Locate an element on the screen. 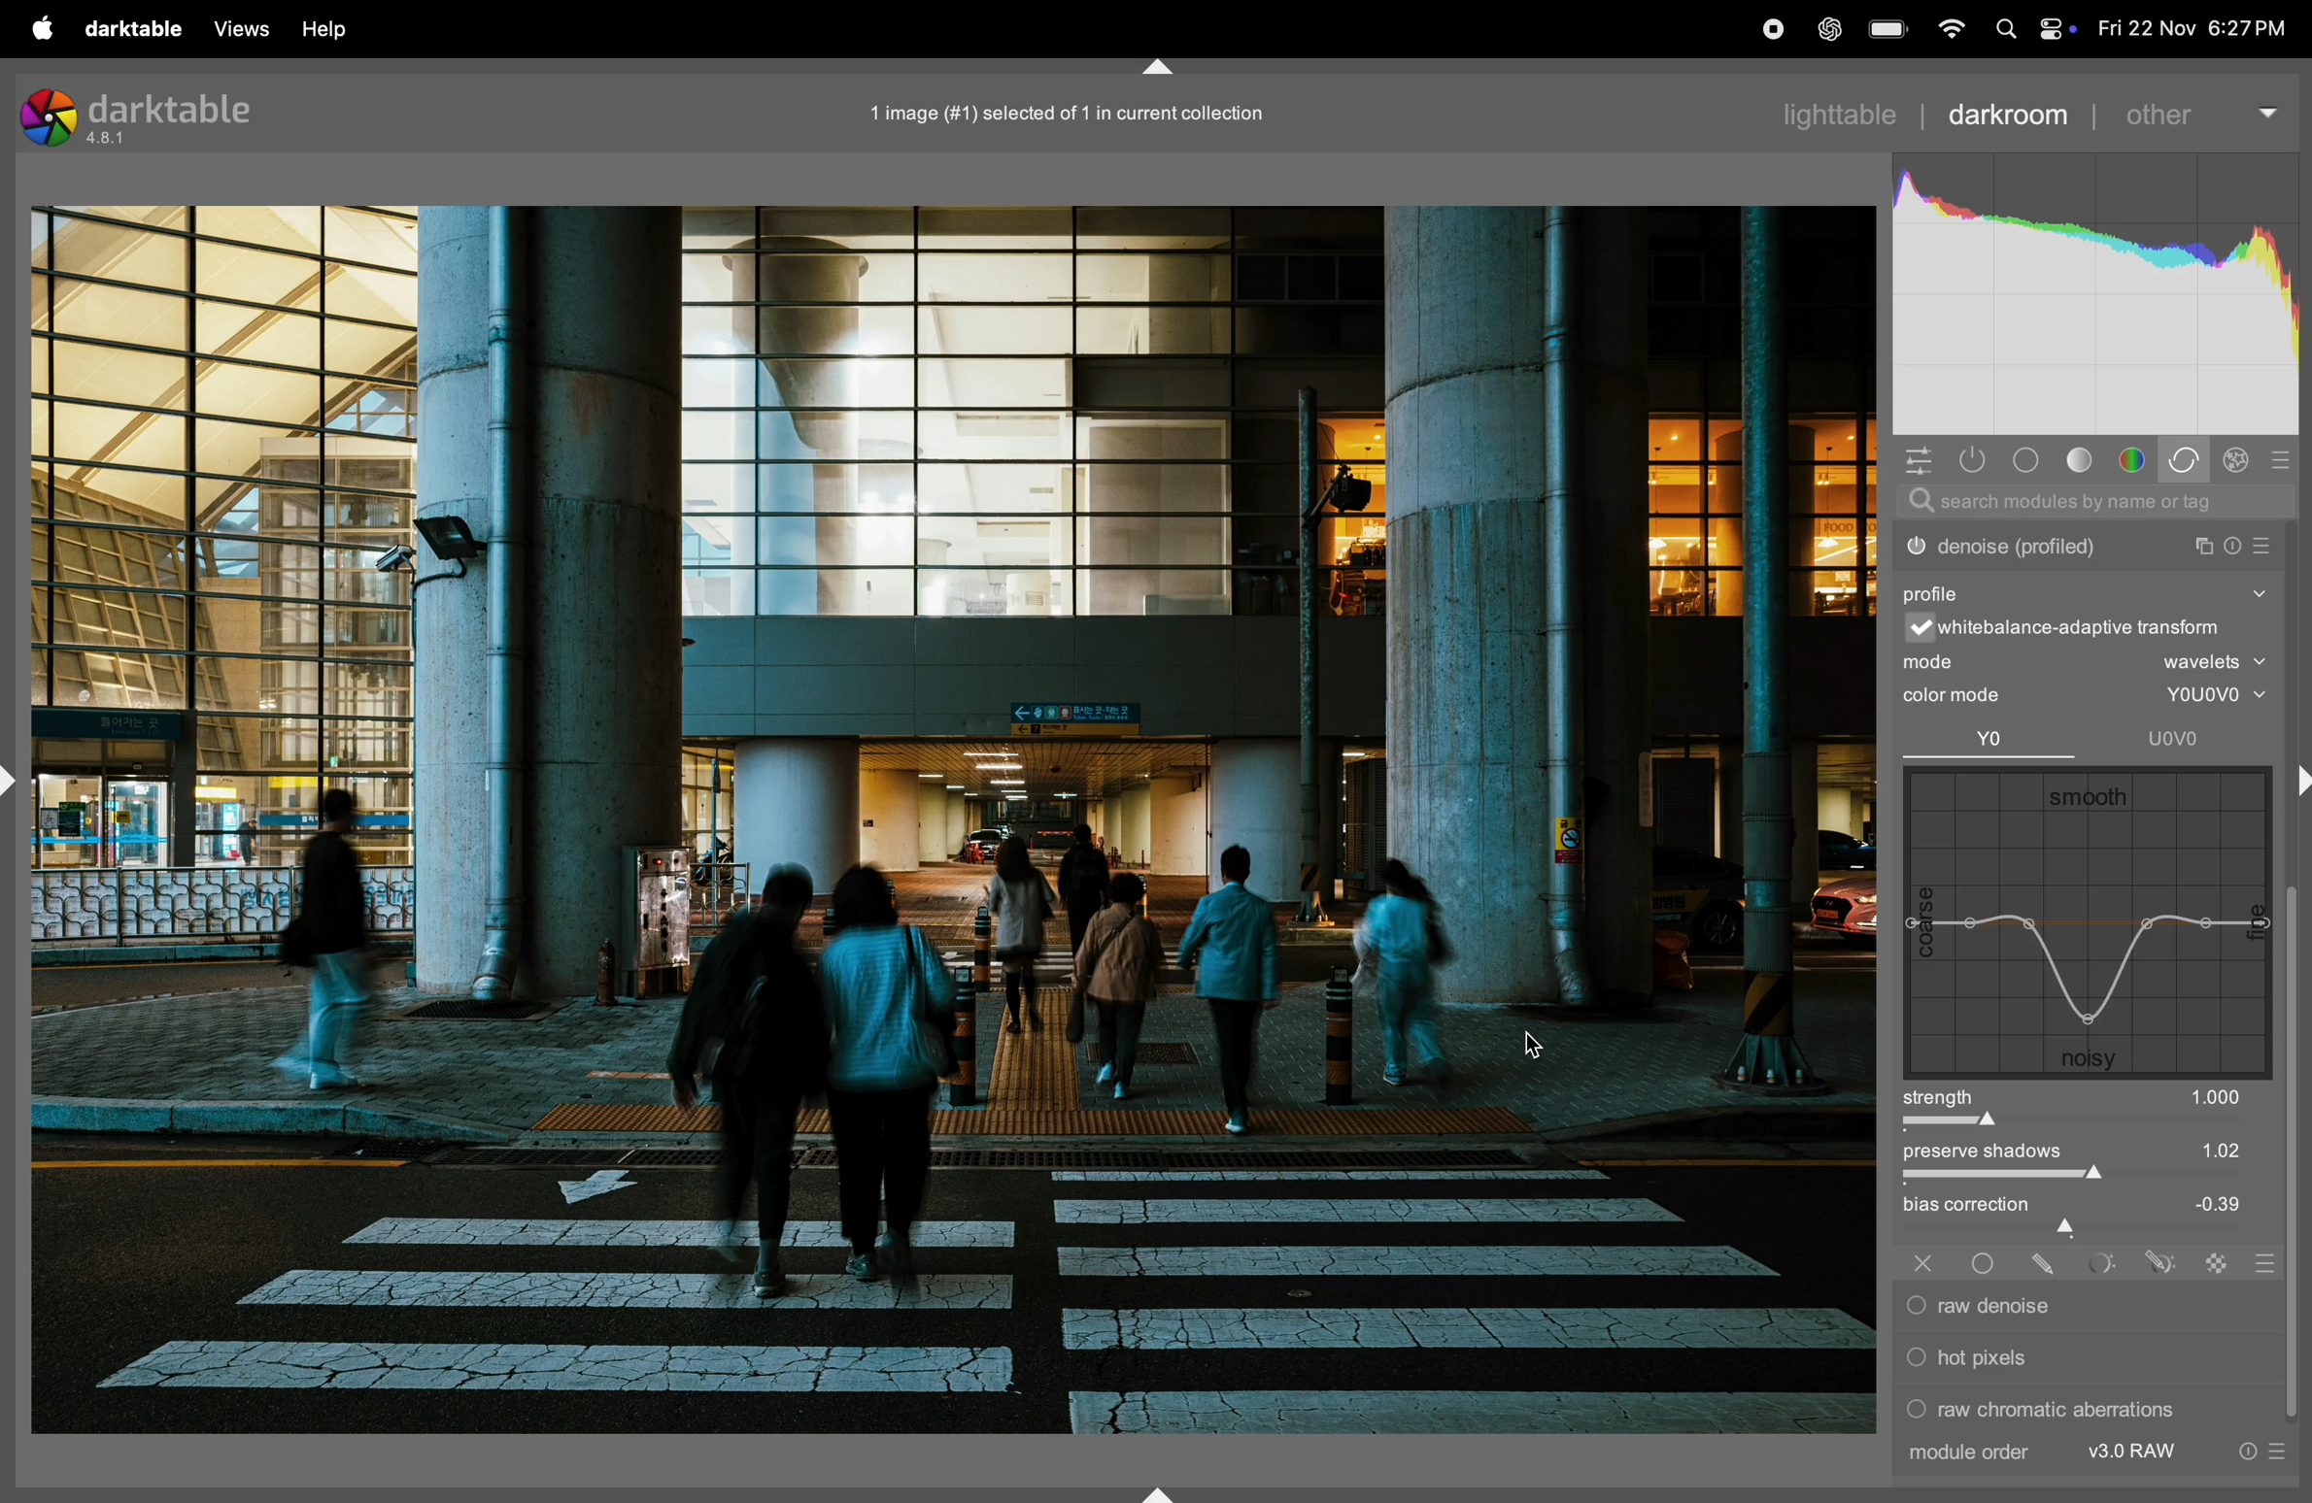 The image size is (2312, 1503). uovo is located at coordinates (2160, 741).